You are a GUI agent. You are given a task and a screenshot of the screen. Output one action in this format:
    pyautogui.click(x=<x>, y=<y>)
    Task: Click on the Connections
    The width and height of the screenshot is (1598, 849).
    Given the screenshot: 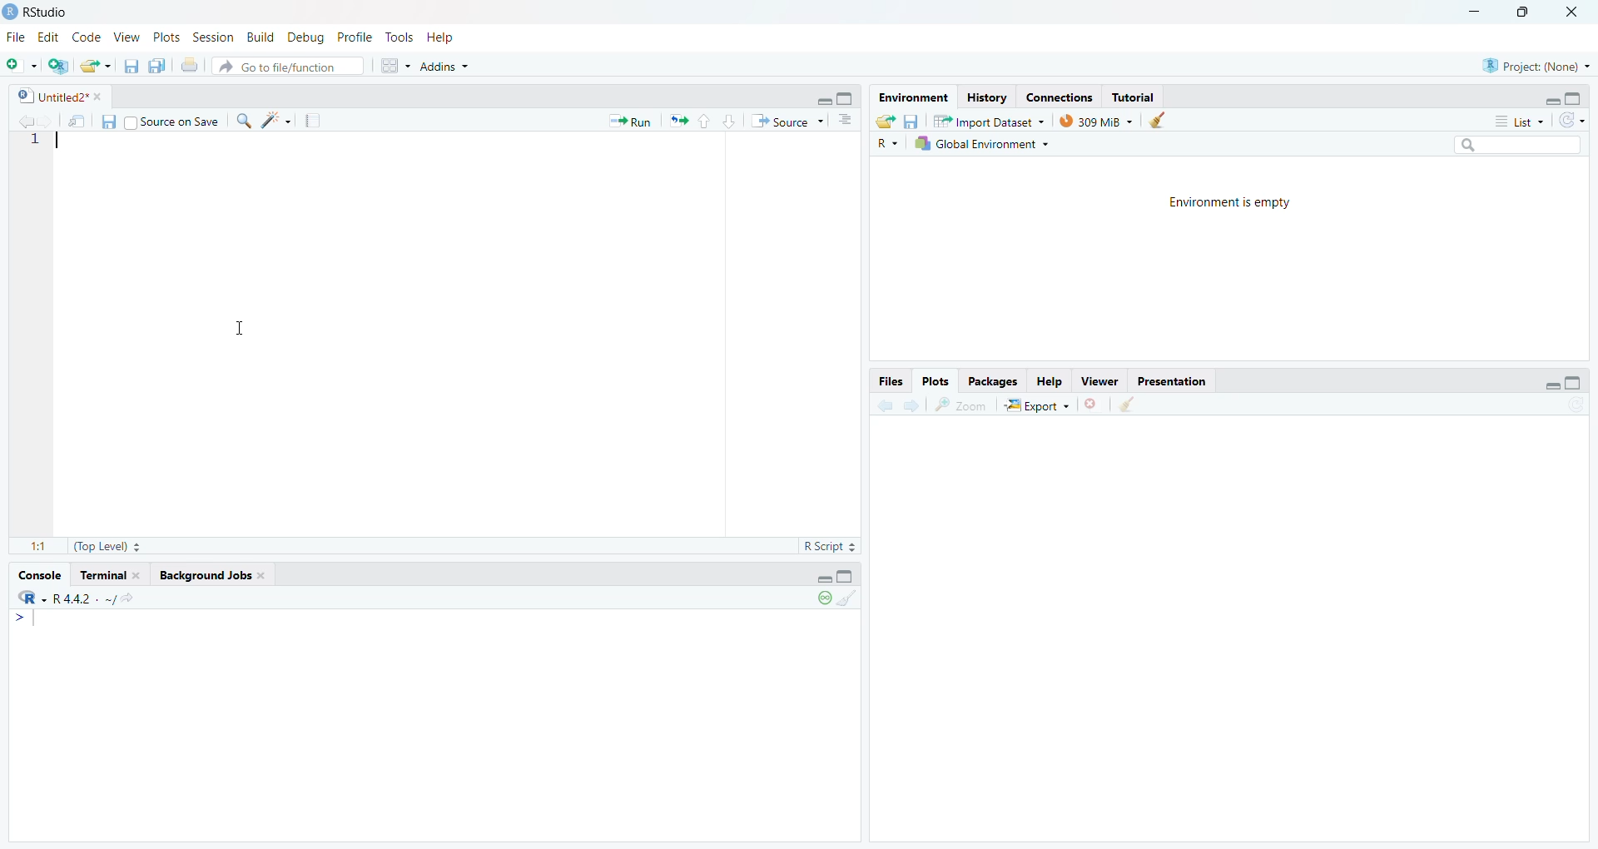 What is the action you would take?
    pyautogui.click(x=1061, y=97)
    